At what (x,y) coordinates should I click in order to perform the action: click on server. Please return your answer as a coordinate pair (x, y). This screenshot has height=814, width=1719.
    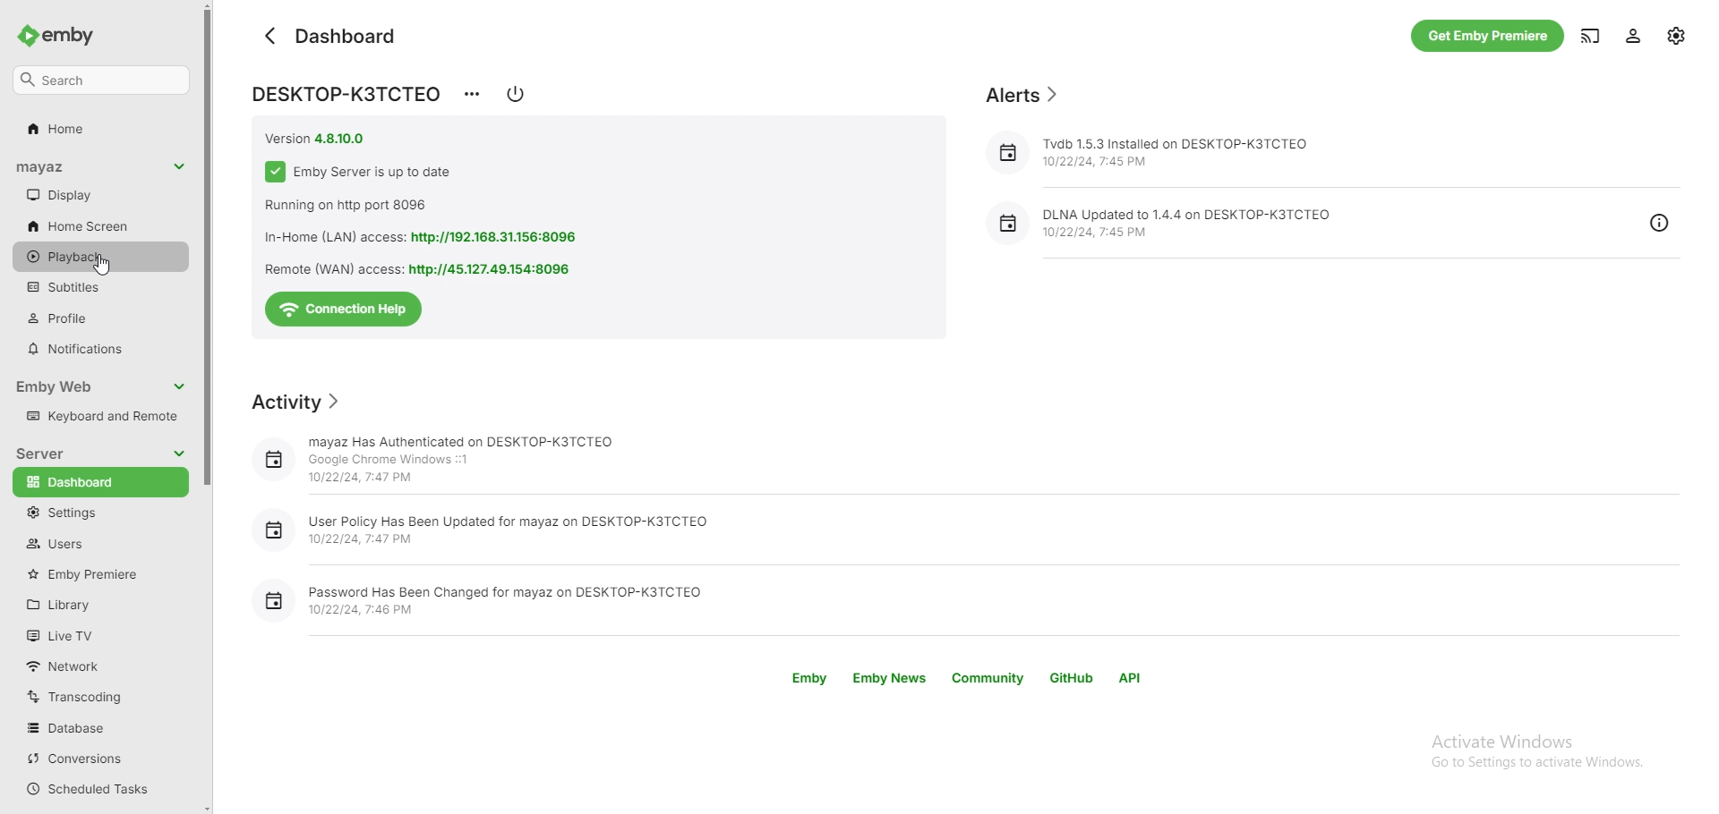
    Looking at the image, I should click on (54, 453).